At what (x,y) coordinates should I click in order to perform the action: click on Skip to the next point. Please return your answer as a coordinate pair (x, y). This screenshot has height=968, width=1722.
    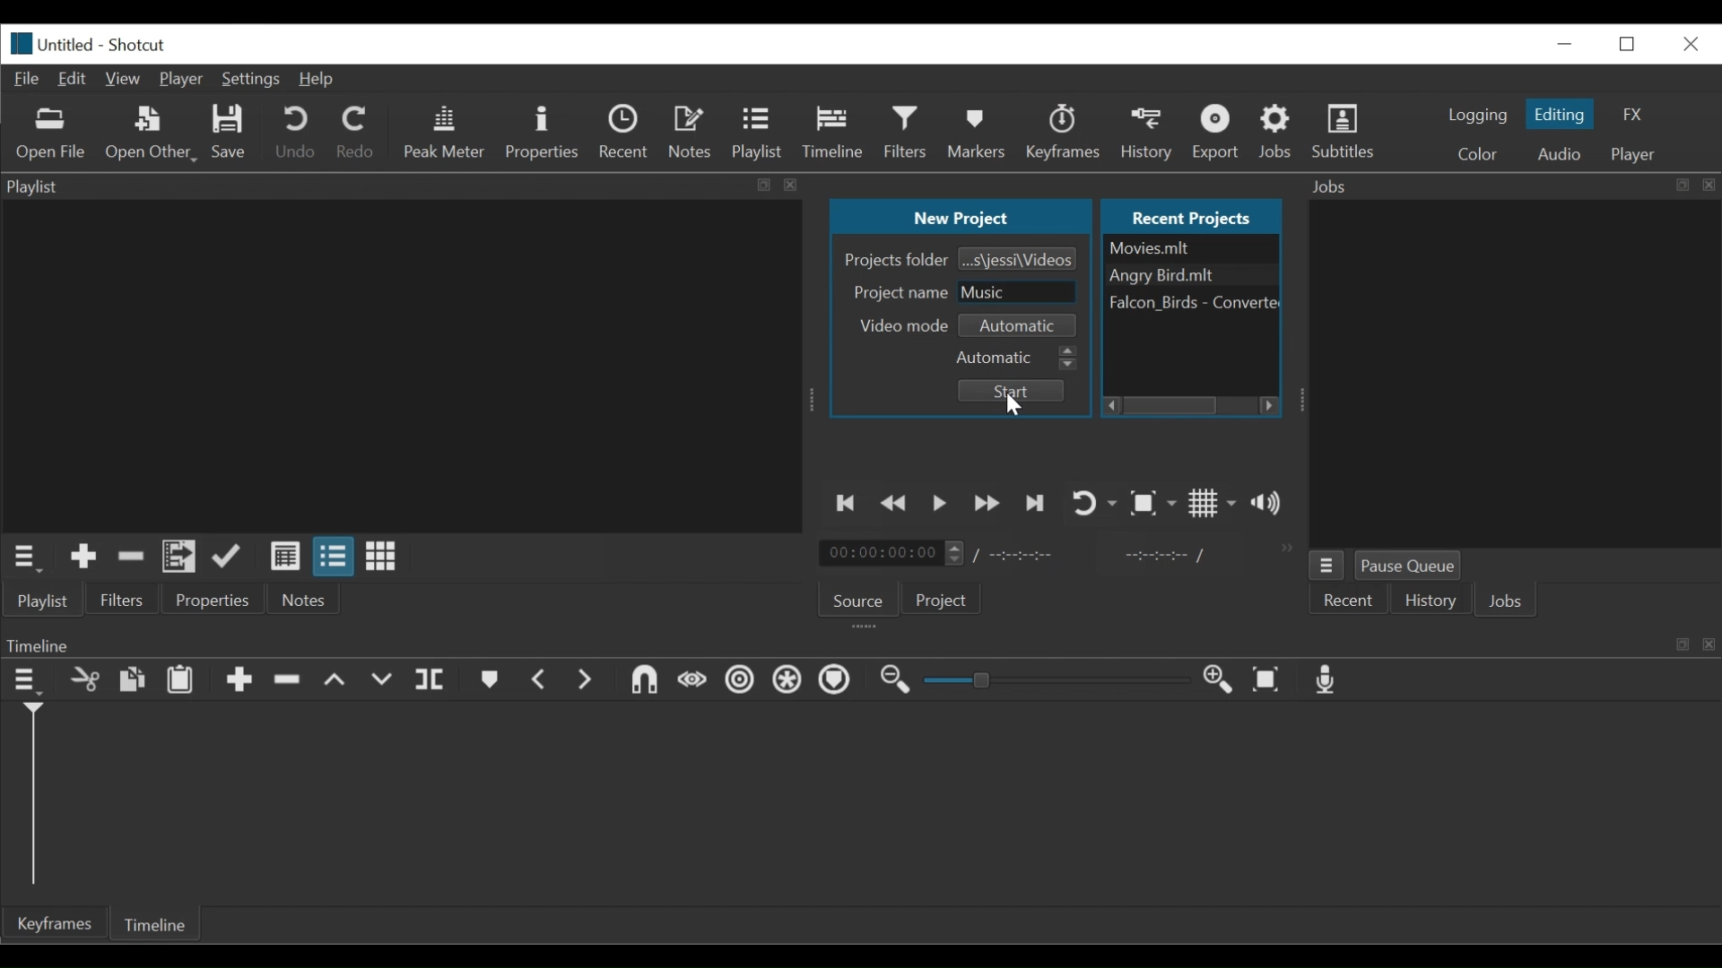
    Looking at the image, I should click on (1035, 505).